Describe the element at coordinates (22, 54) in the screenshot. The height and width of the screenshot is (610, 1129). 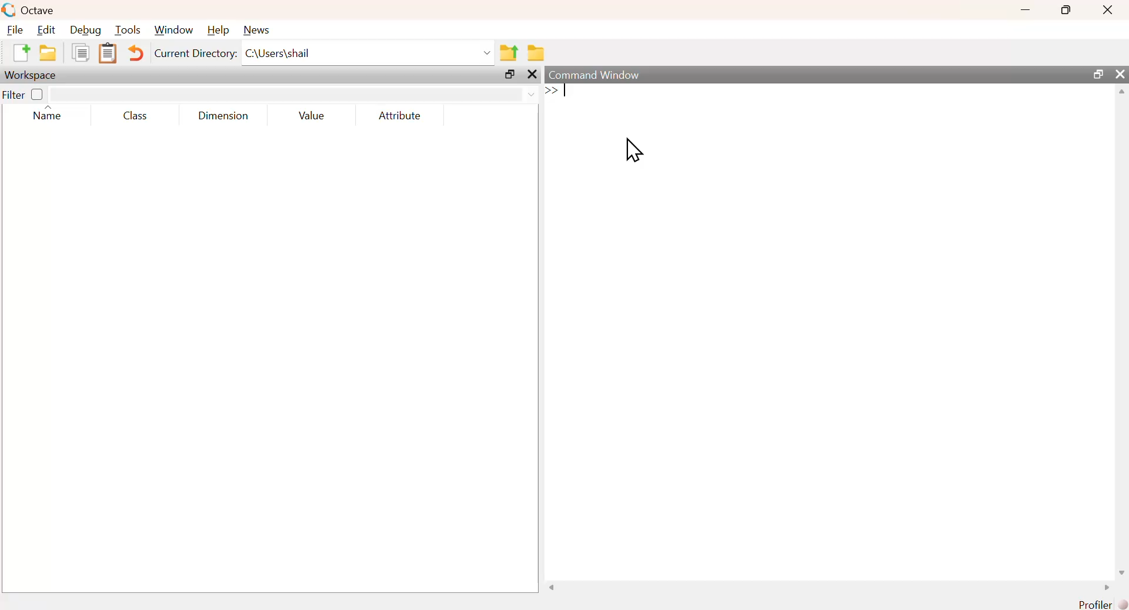
I see `new script` at that location.